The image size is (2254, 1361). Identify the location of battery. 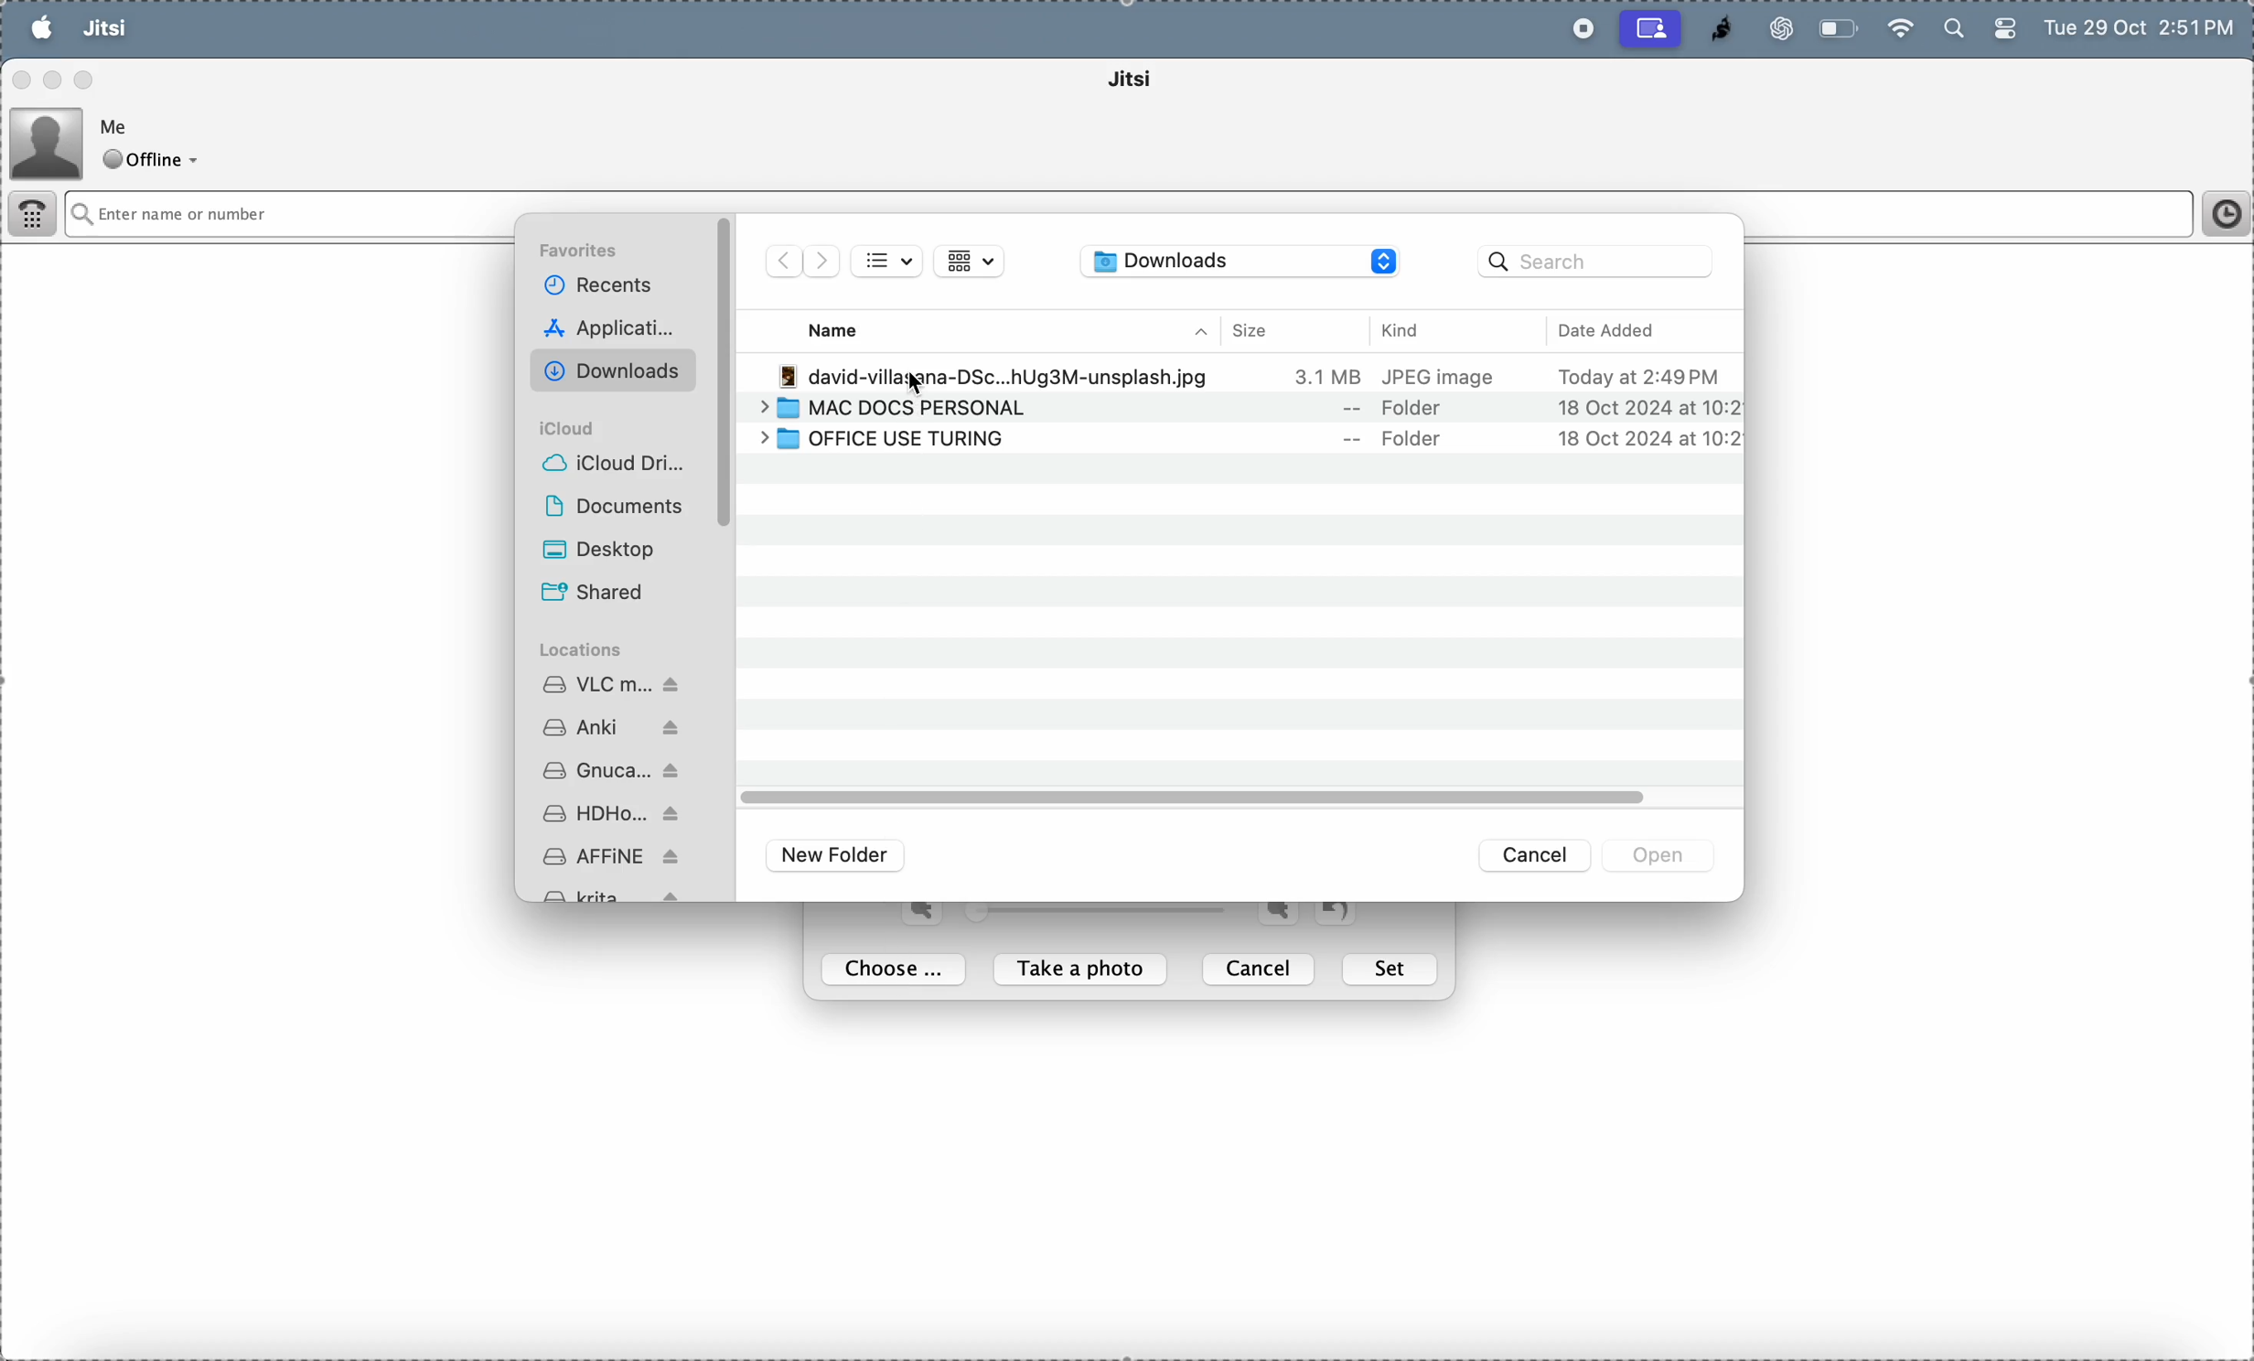
(1841, 28).